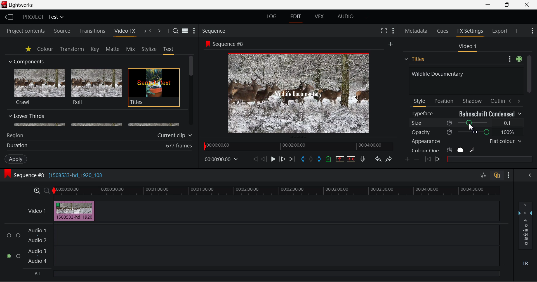 The height and width of the screenshot is (282, 537). Describe the element at coordinates (389, 159) in the screenshot. I see `Redo` at that location.